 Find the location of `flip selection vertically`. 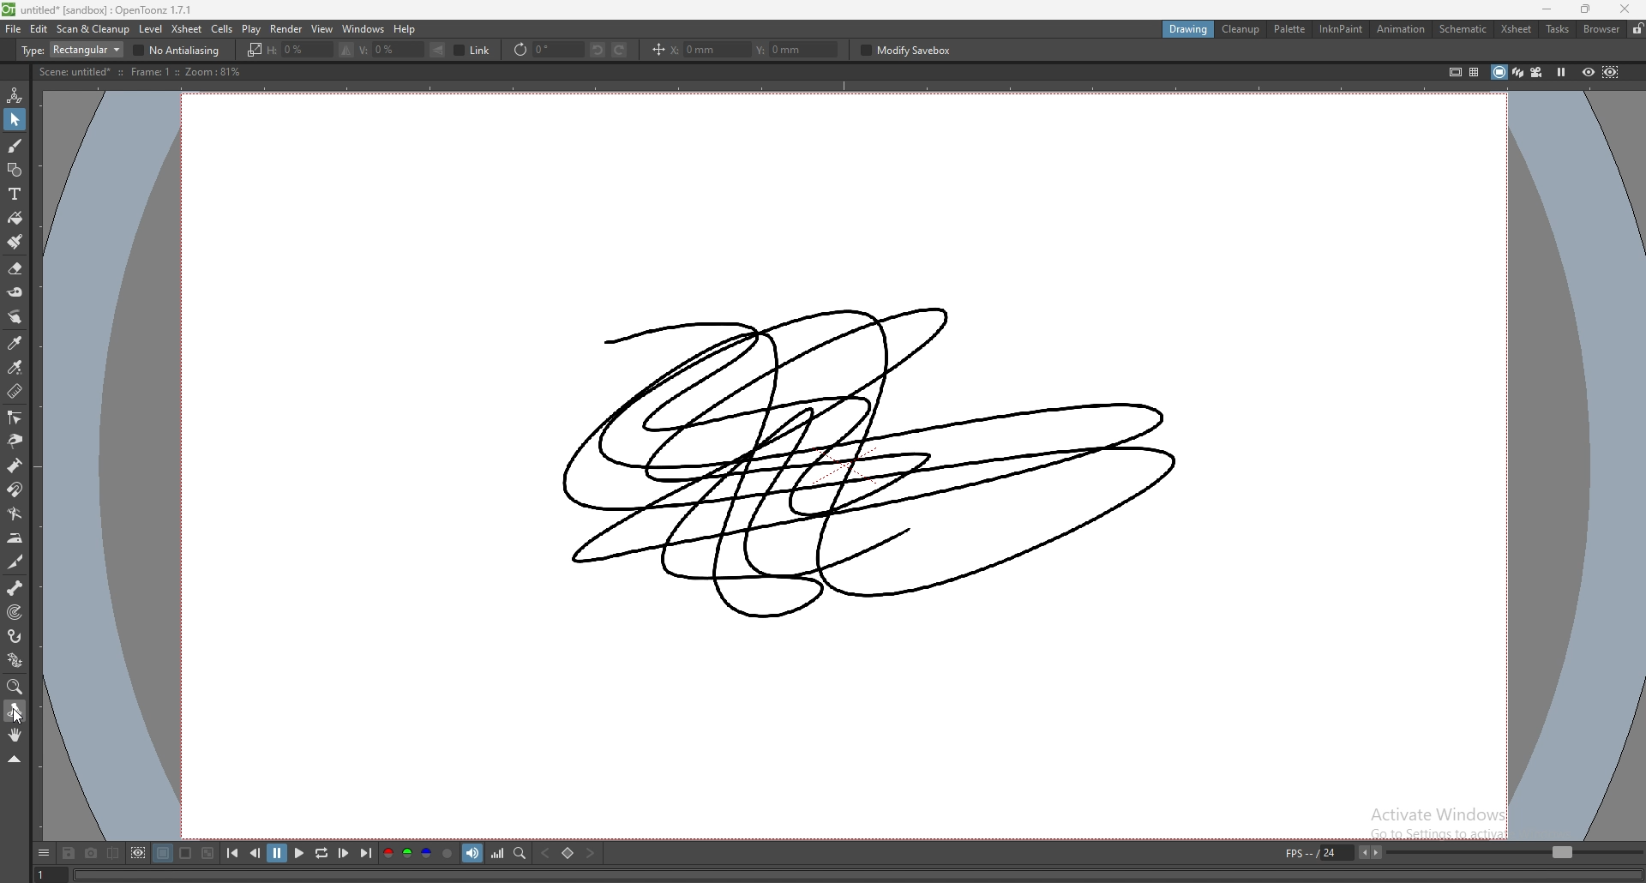

flip selection vertically is located at coordinates (437, 49).